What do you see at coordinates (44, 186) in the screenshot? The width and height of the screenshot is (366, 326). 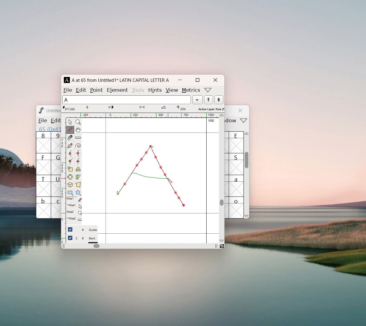 I see `T` at bounding box center [44, 186].